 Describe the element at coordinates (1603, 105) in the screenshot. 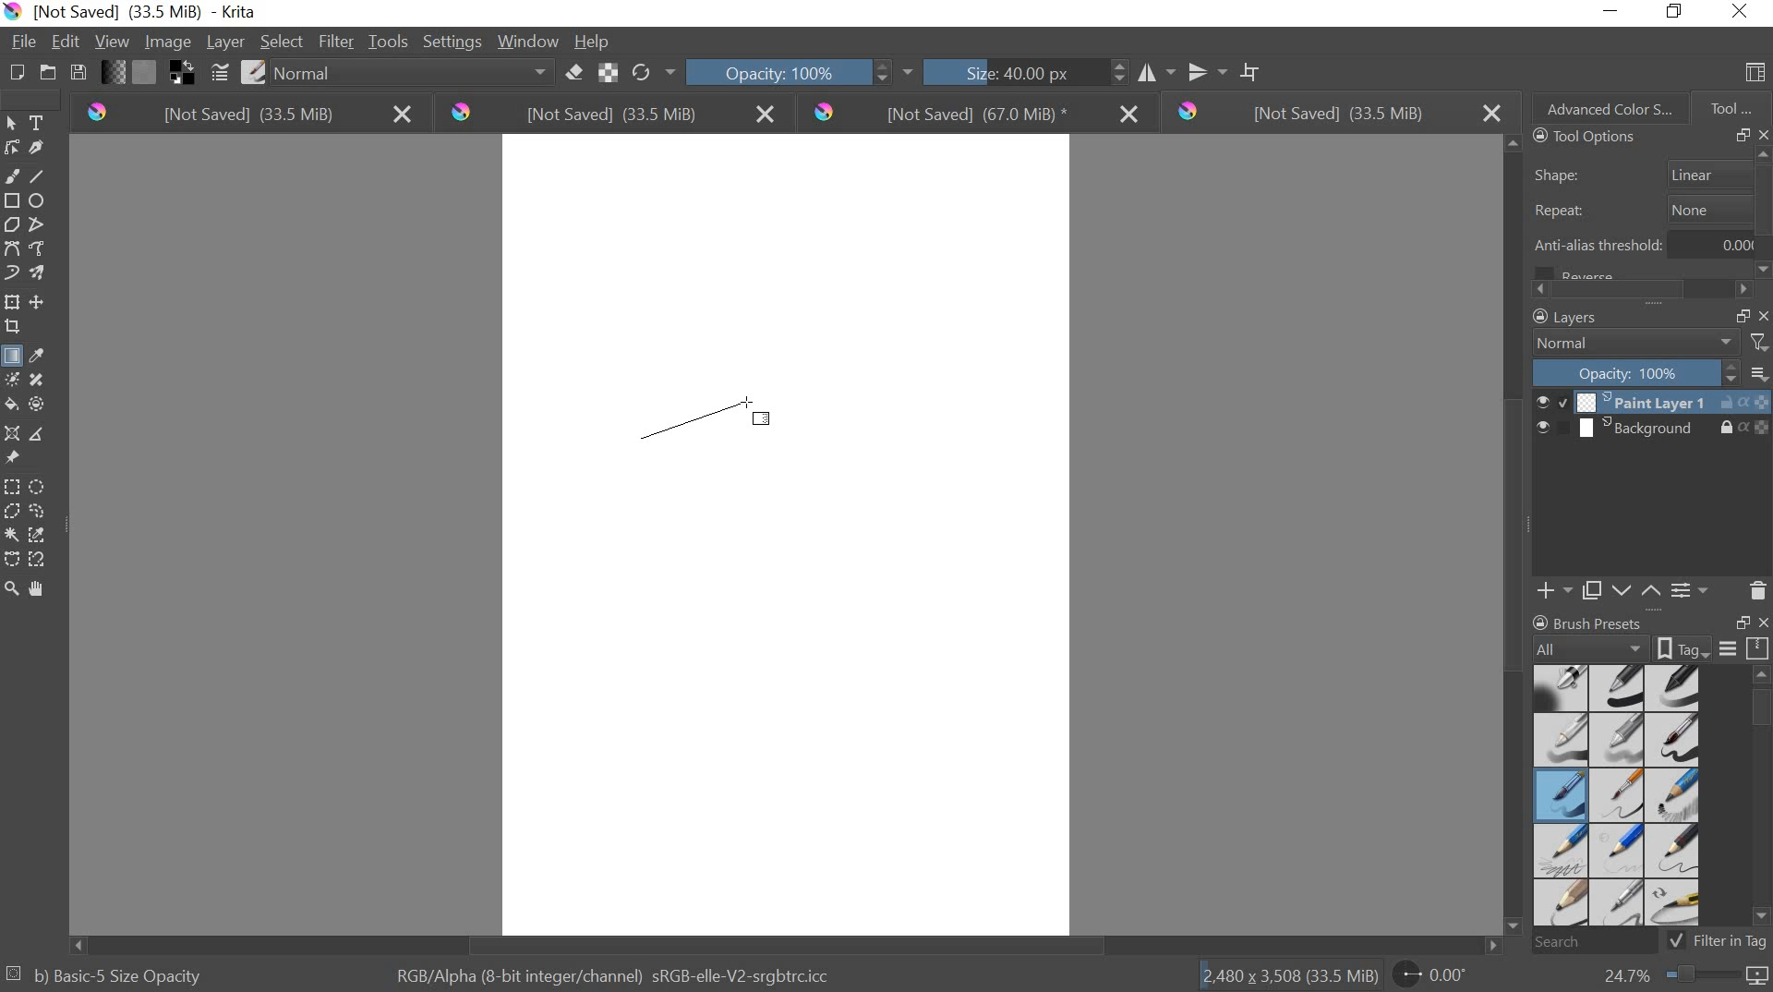

I see `ADVANCED COLOR SELECTION` at that location.